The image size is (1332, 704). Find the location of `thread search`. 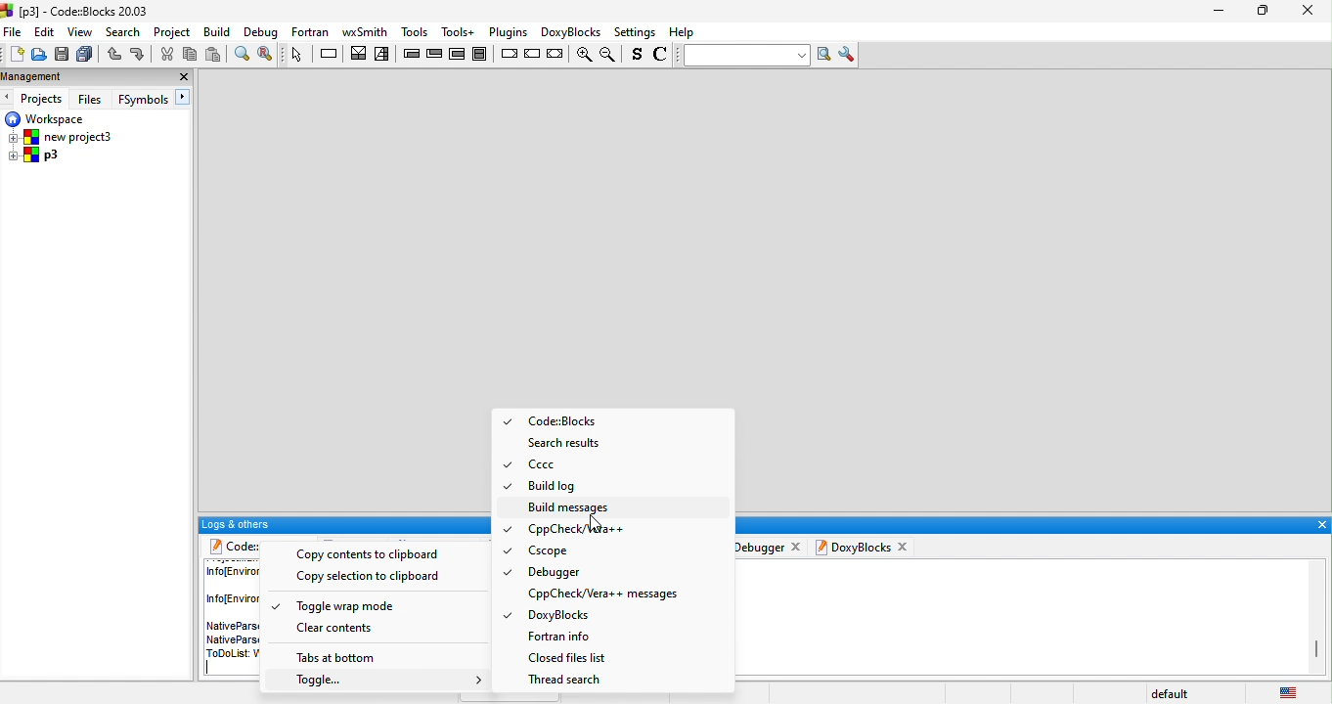

thread search is located at coordinates (572, 681).